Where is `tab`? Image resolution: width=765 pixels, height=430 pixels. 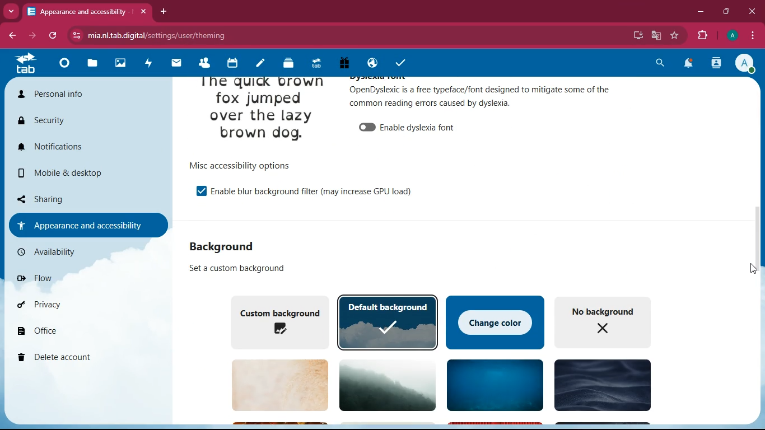 tab is located at coordinates (314, 63).